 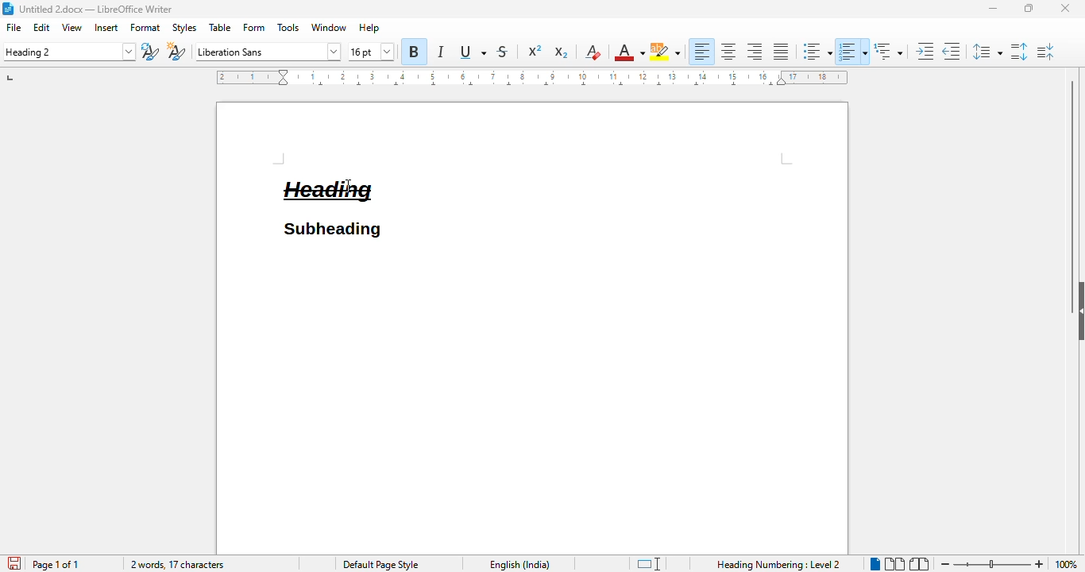 What do you see at coordinates (1029, 8) in the screenshot?
I see `maximize` at bounding box center [1029, 8].